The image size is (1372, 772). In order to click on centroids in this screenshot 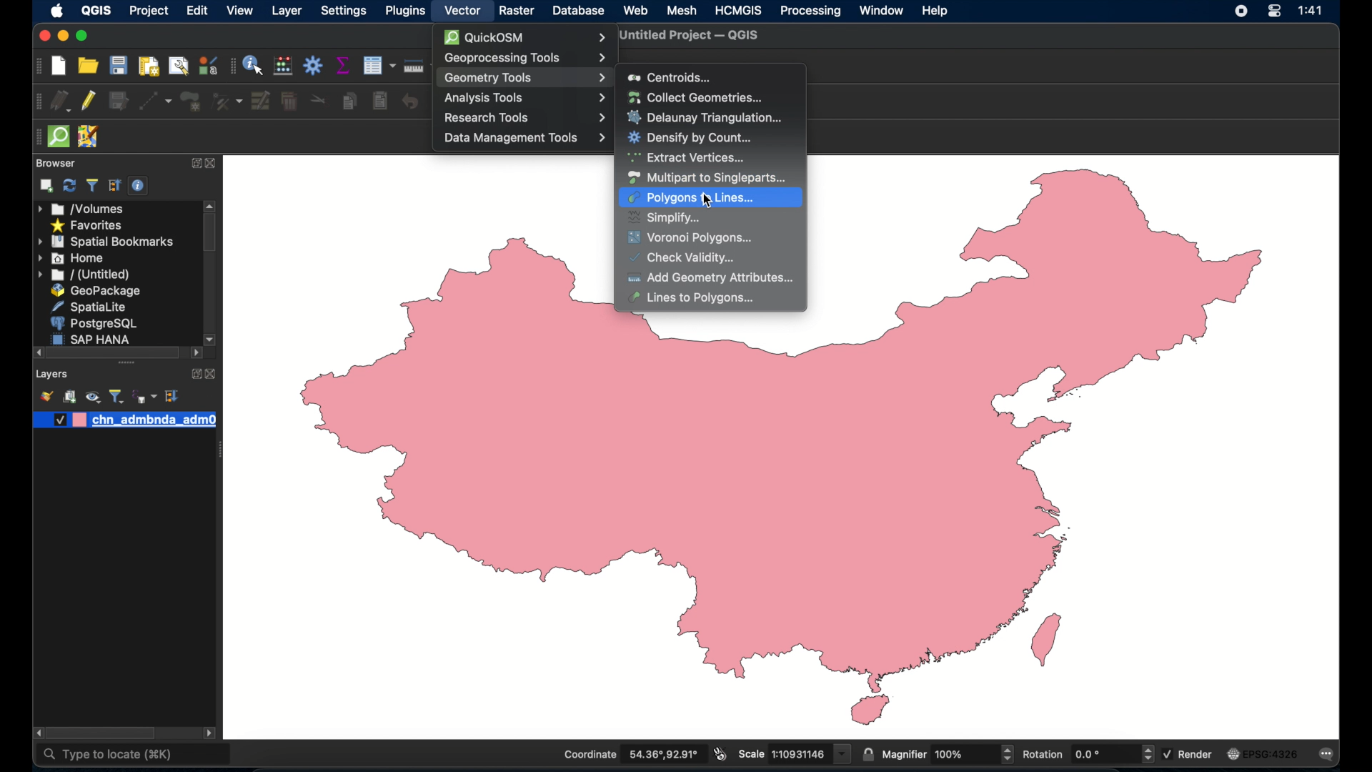, I will do `click(670, 77)`.